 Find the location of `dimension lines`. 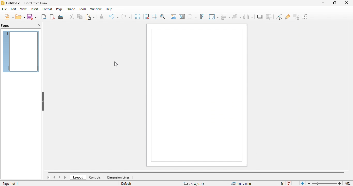

dimension lines is located at coordinates (119, 178).